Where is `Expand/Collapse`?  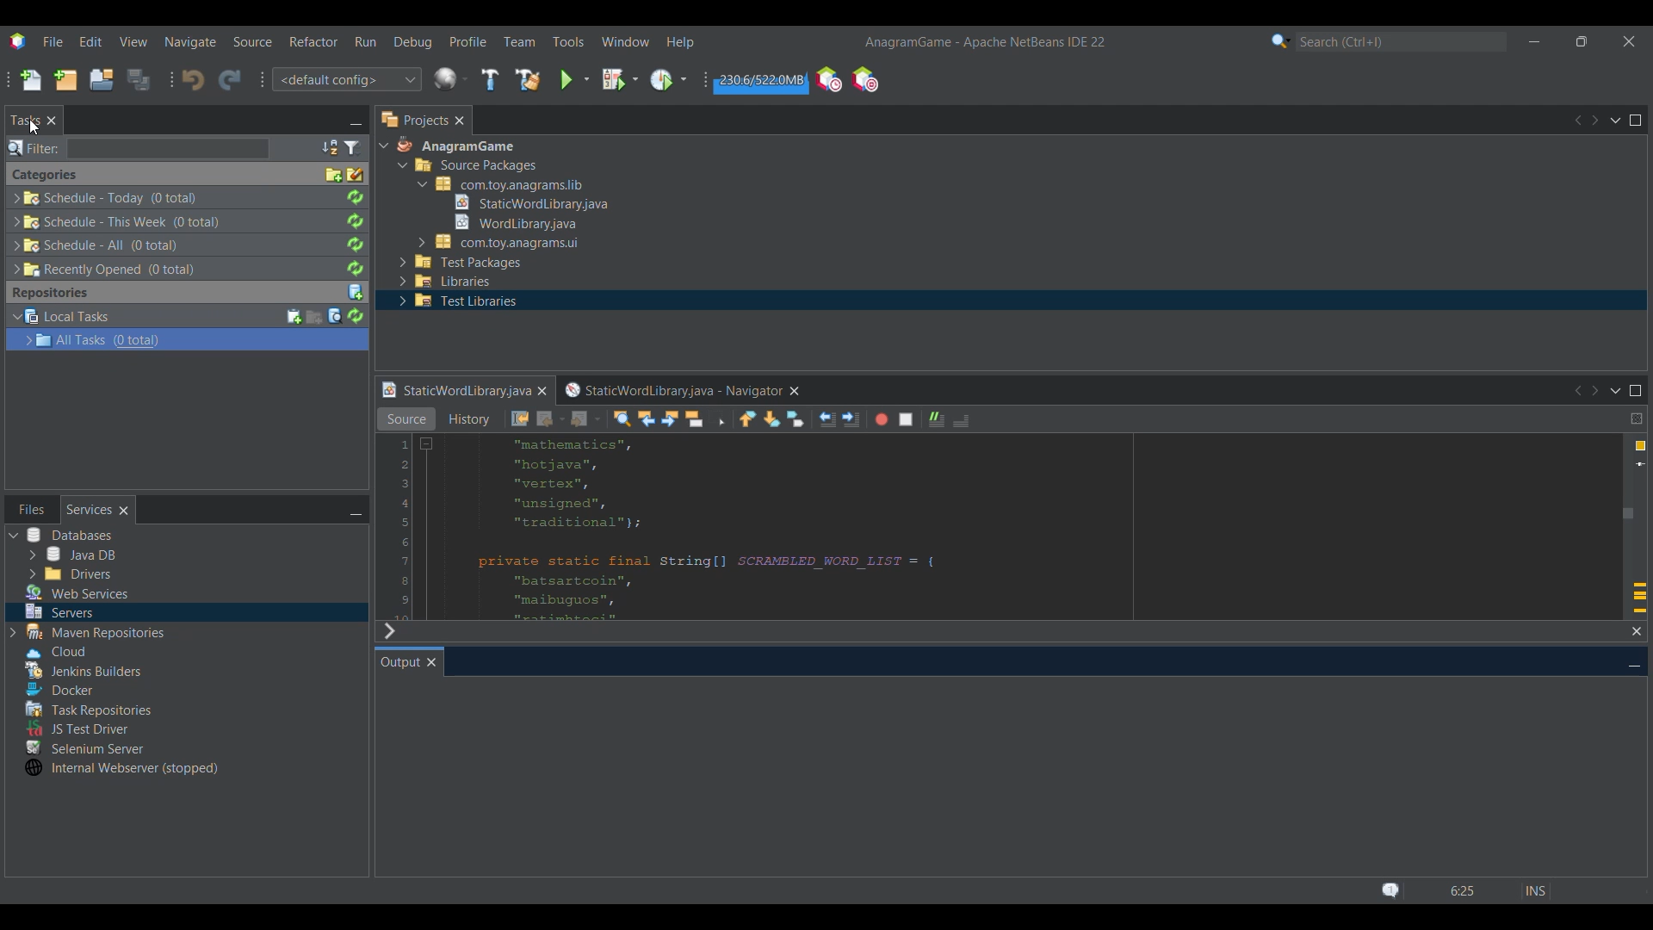 Expand/Collapse is located at coordinates (22, 329).